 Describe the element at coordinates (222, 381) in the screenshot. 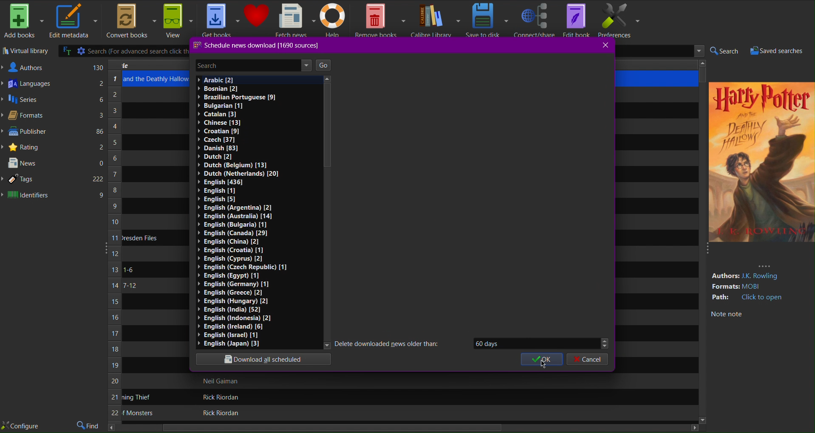

I see `Neil Gaiman` at that location.